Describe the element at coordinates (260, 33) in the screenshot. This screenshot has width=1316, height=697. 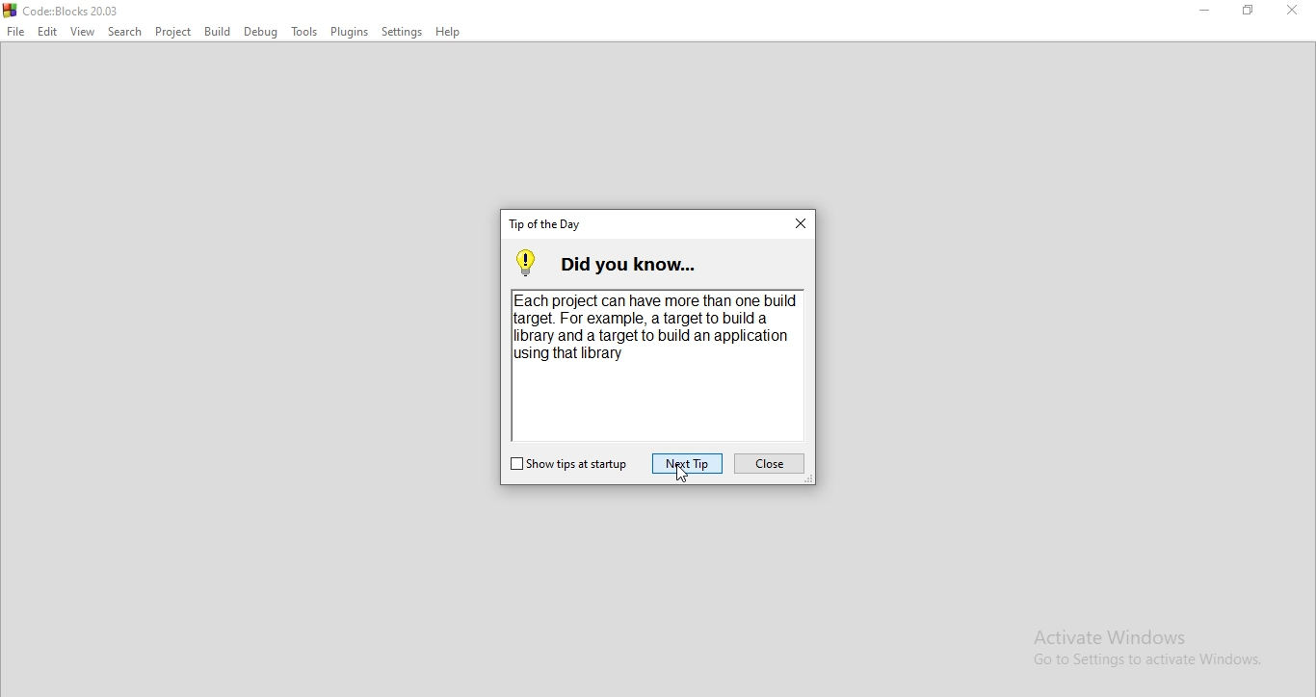
I see `Debug ` at that location.